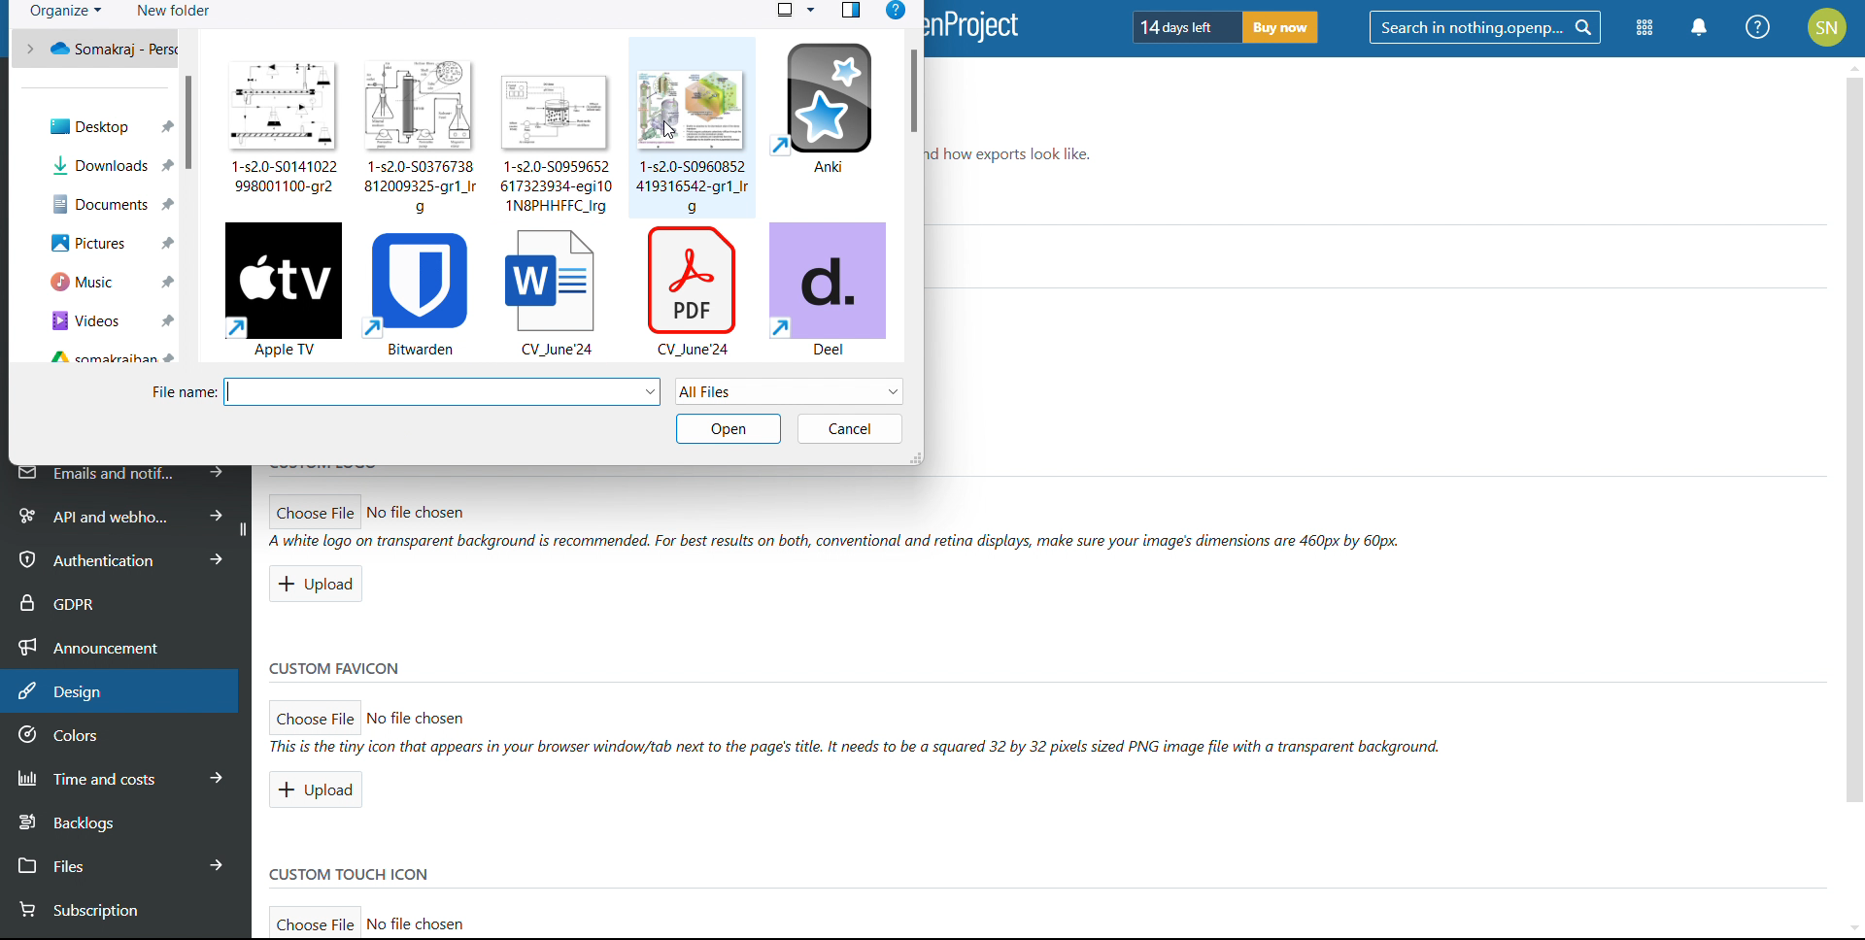 The height and width of the screenshot is (940, 1865). What do you see at coordinates (122, 821) in the screenshot?
I see `backlogs` at bounding box center [122, 821].